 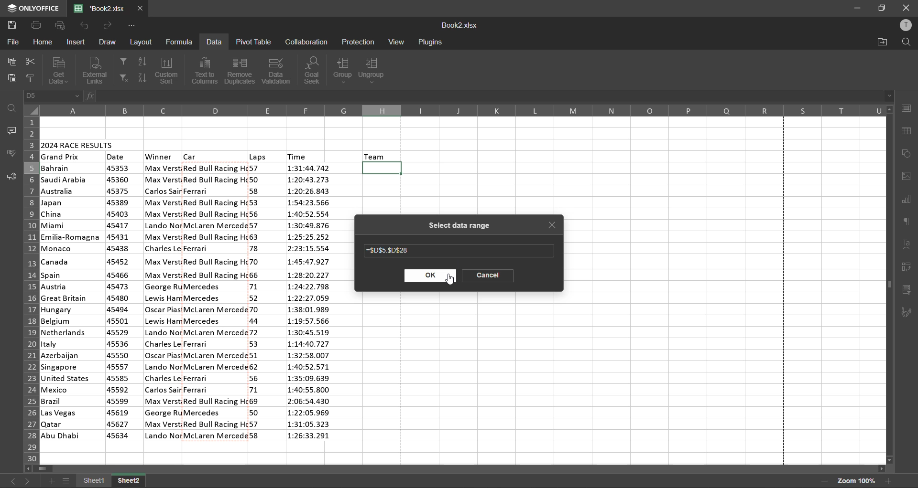 What do you see at coordinates (456, 470) in the screenshot?
I see `scrollbar` at bounding box center [456, 470].